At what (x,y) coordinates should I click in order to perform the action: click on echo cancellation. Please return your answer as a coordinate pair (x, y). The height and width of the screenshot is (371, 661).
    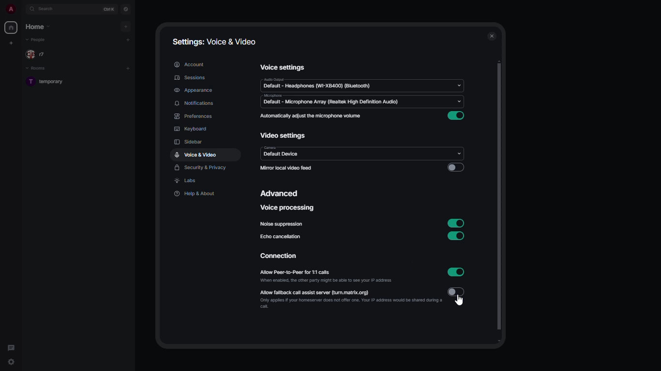
    Looking at the image, I should click on (281, 238).